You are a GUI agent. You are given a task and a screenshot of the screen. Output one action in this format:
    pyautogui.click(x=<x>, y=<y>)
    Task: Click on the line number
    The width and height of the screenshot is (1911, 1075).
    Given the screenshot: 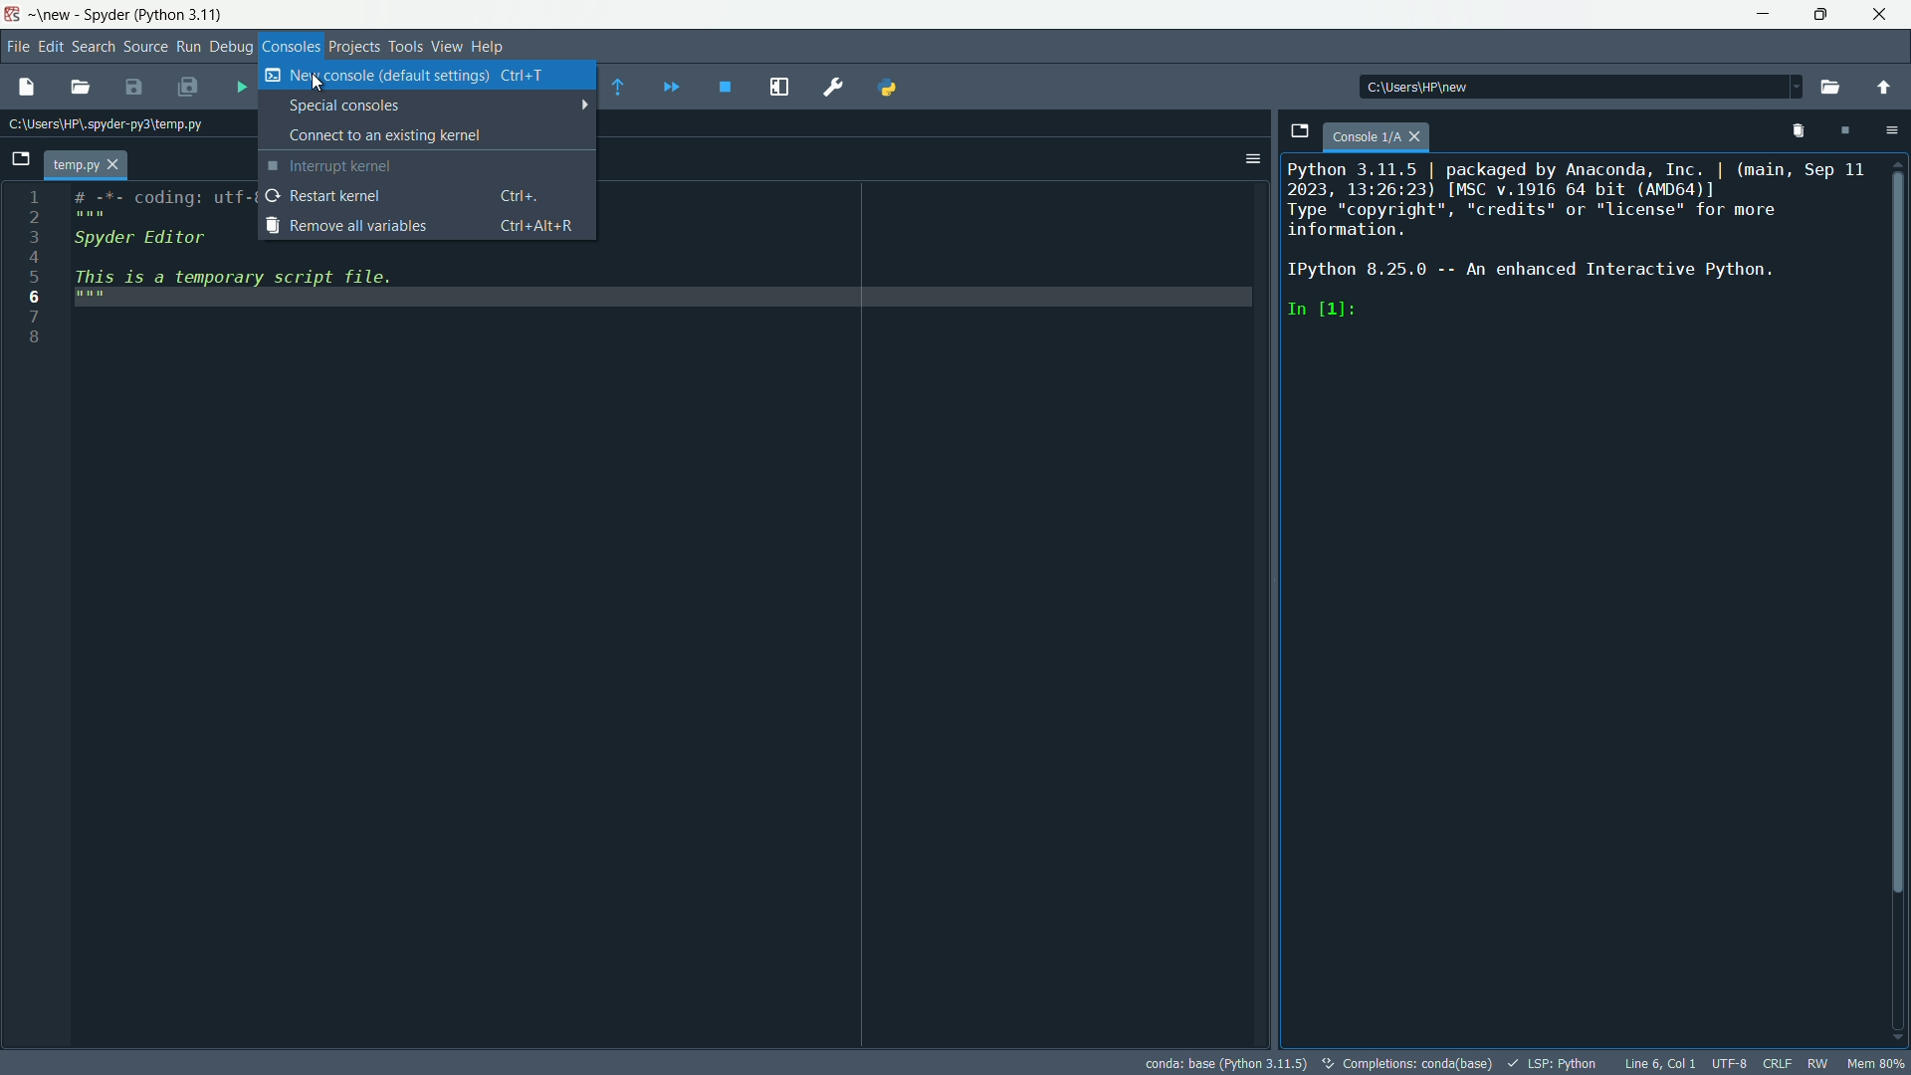 What is the action you would take?
    pyautogui.click(x=31, y=267)
    